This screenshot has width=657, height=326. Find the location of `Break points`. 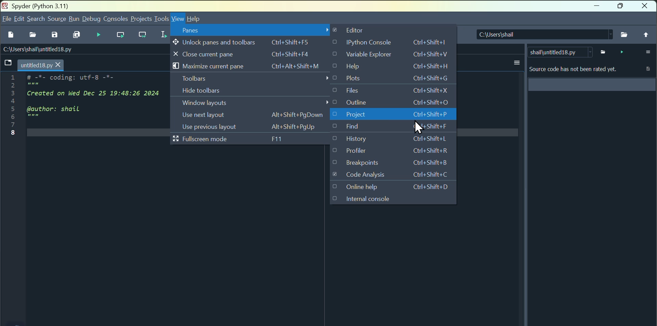

Break points is located at coordinates (391, 163).